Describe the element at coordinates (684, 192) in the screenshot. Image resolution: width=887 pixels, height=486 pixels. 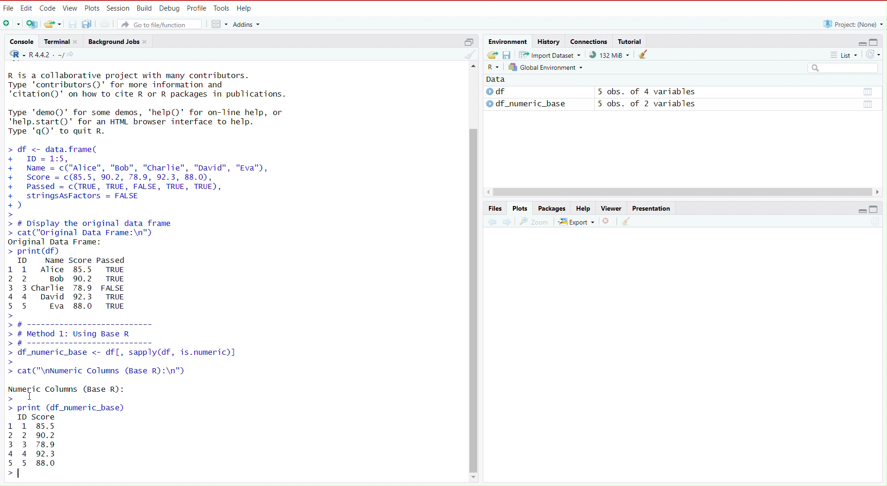
I see `scrollbar` at that location.